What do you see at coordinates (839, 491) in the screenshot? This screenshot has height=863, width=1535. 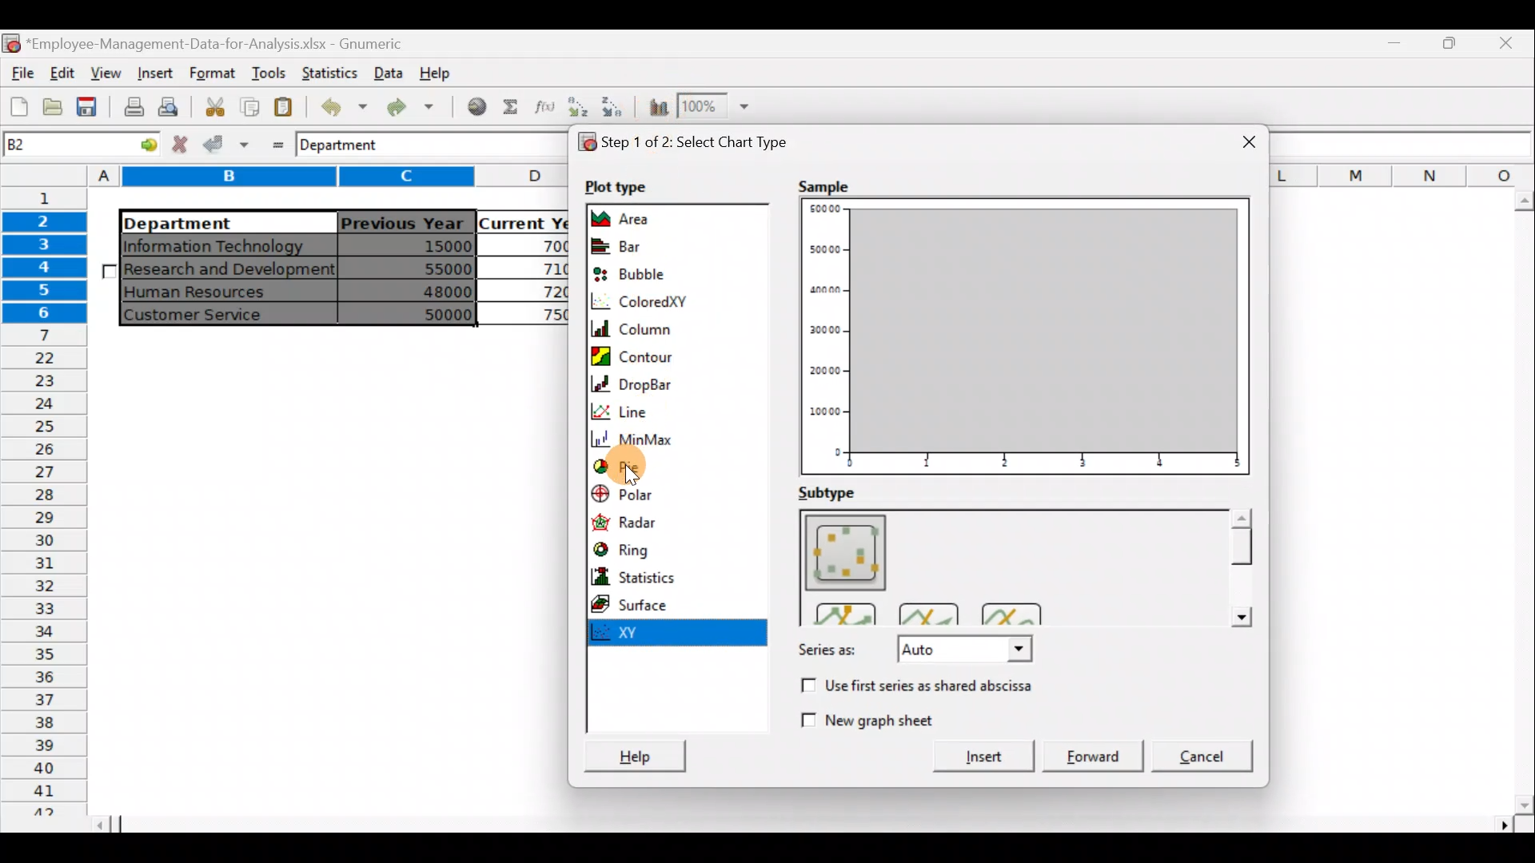 I see `Sub type` at bounding box center [839, 491].